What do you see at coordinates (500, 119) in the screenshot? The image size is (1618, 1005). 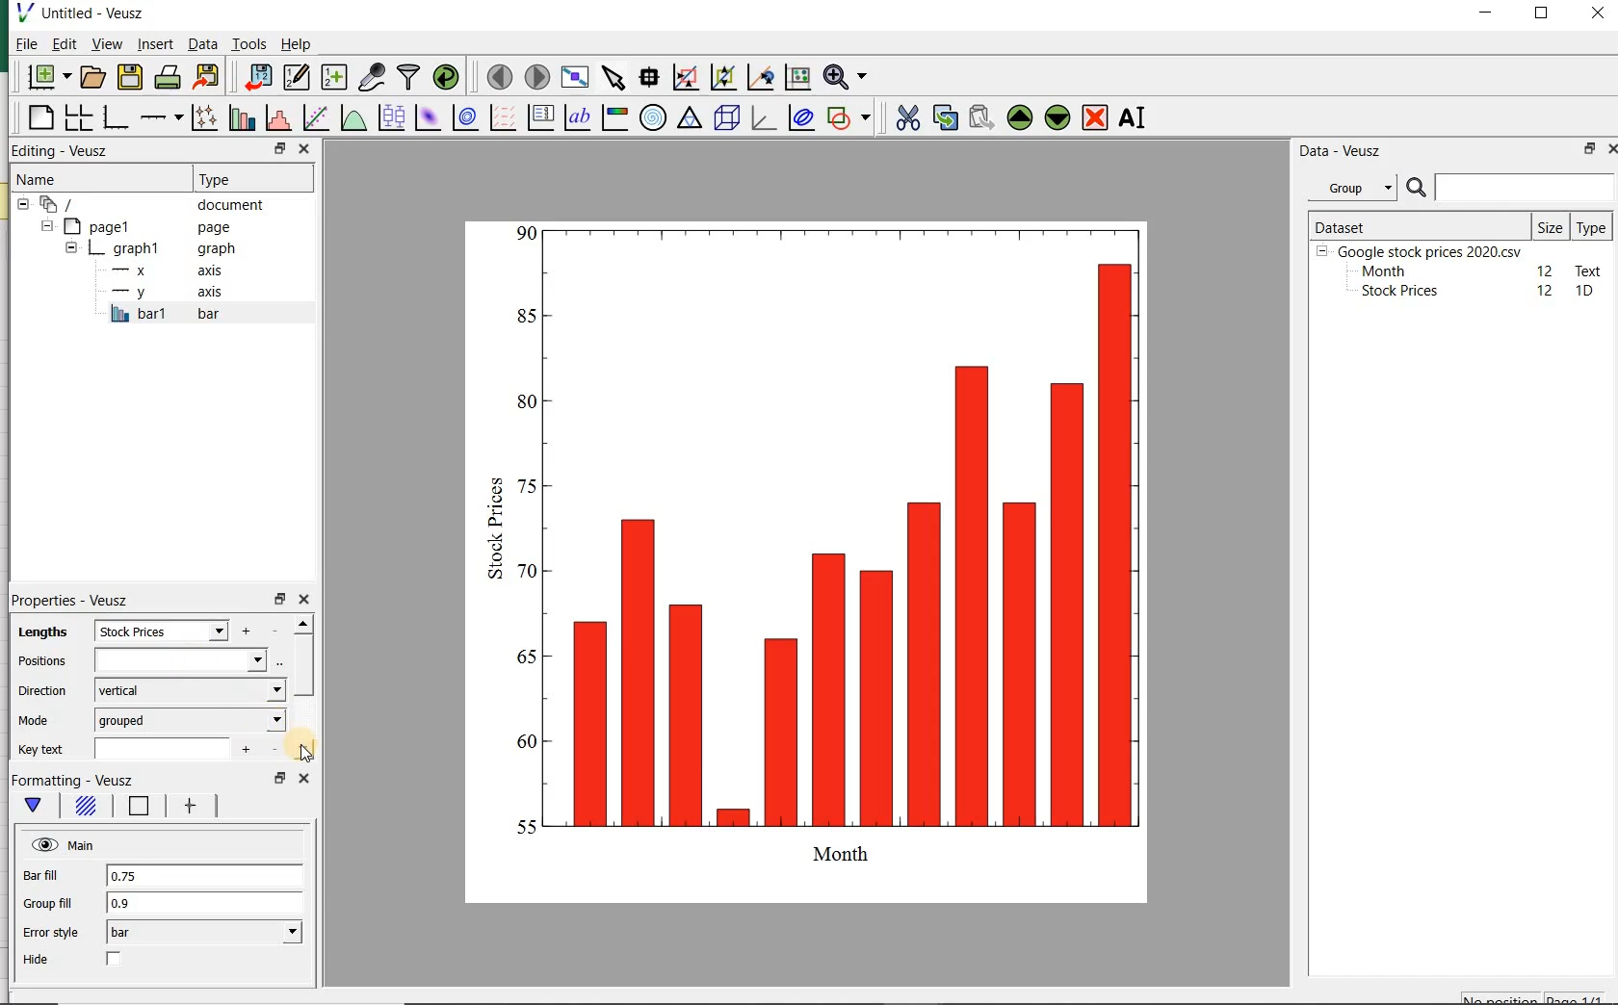 I see `plot a vector field` at bounding box center [500, 119].